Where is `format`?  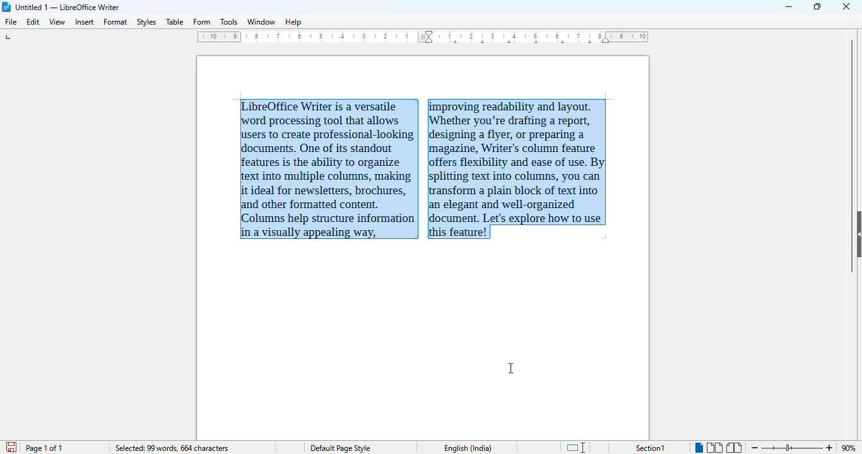 format is located at coordinates (115, 22).